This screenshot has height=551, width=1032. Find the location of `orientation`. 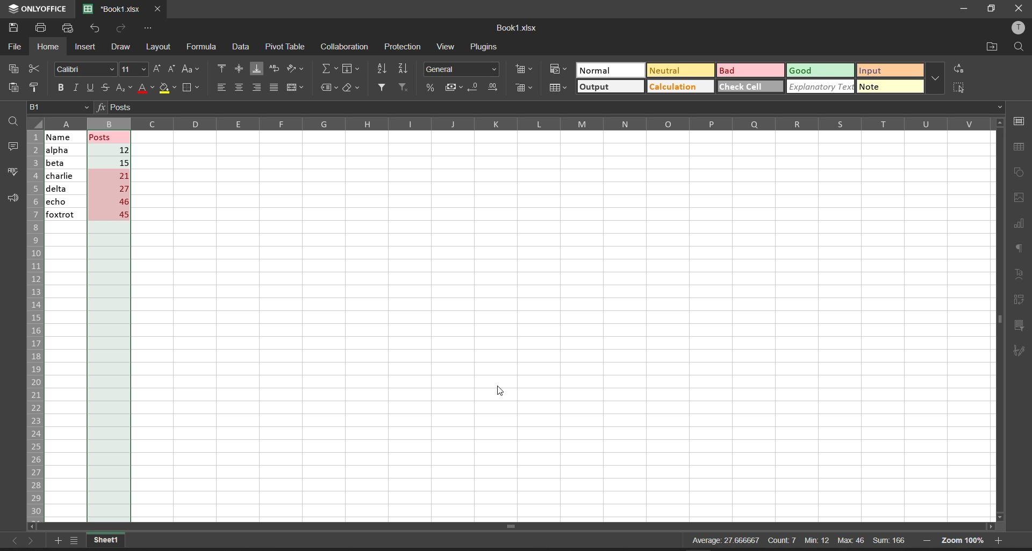

orientation is located at coordinates (298, 68).